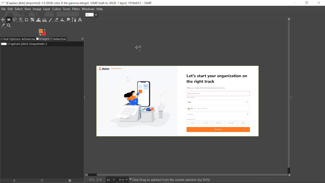  I want to click on Layer, so click(47, 9).